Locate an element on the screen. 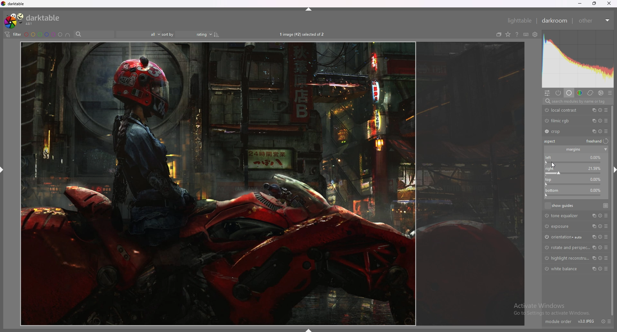  1 image (#2) selected of 2 is located at coordinates (303, 34).